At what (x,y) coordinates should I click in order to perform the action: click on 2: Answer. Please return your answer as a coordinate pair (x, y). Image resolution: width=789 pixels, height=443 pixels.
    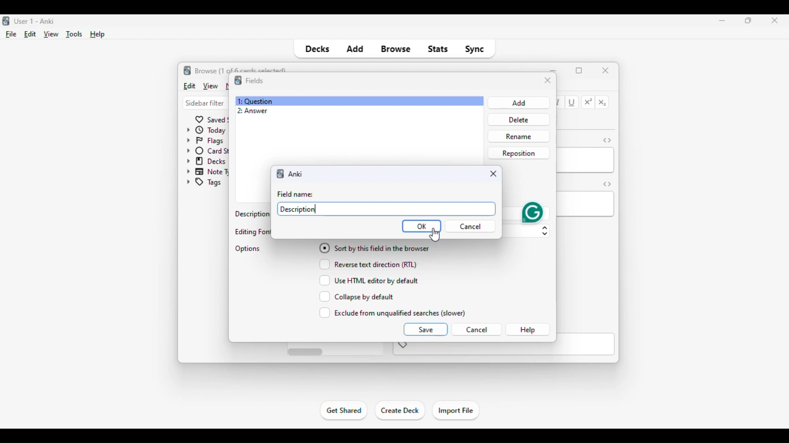
    Looking at the image, I should click on (252, 111).